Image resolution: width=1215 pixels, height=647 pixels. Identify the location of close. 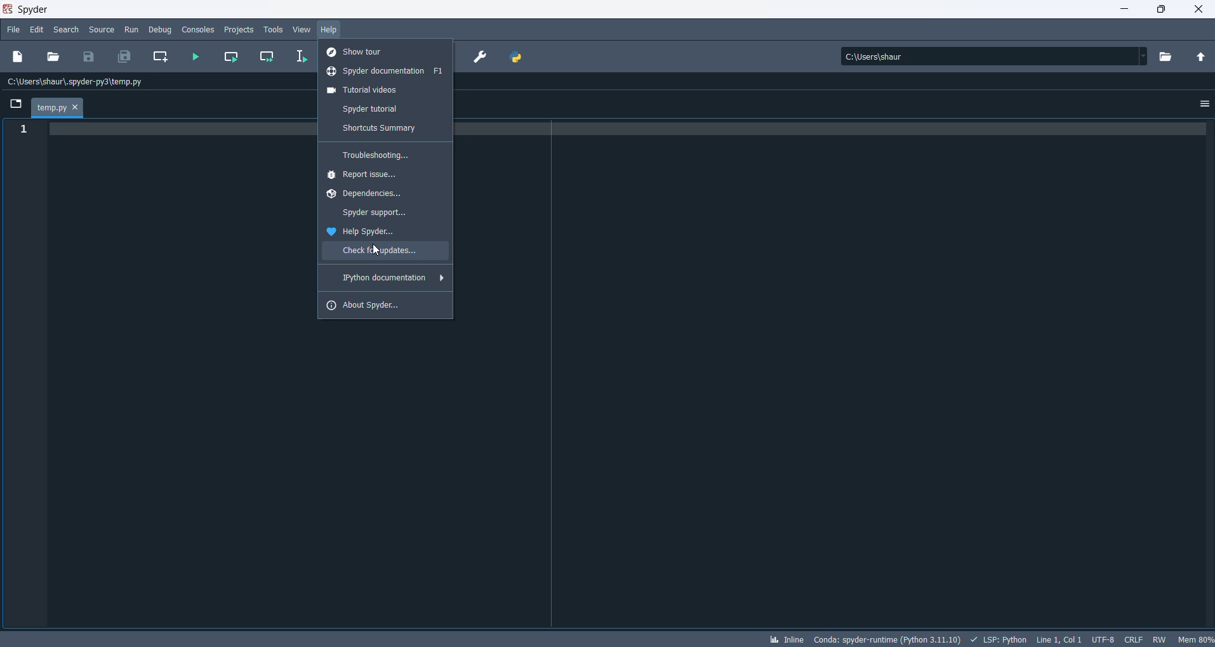
(1198, 10).